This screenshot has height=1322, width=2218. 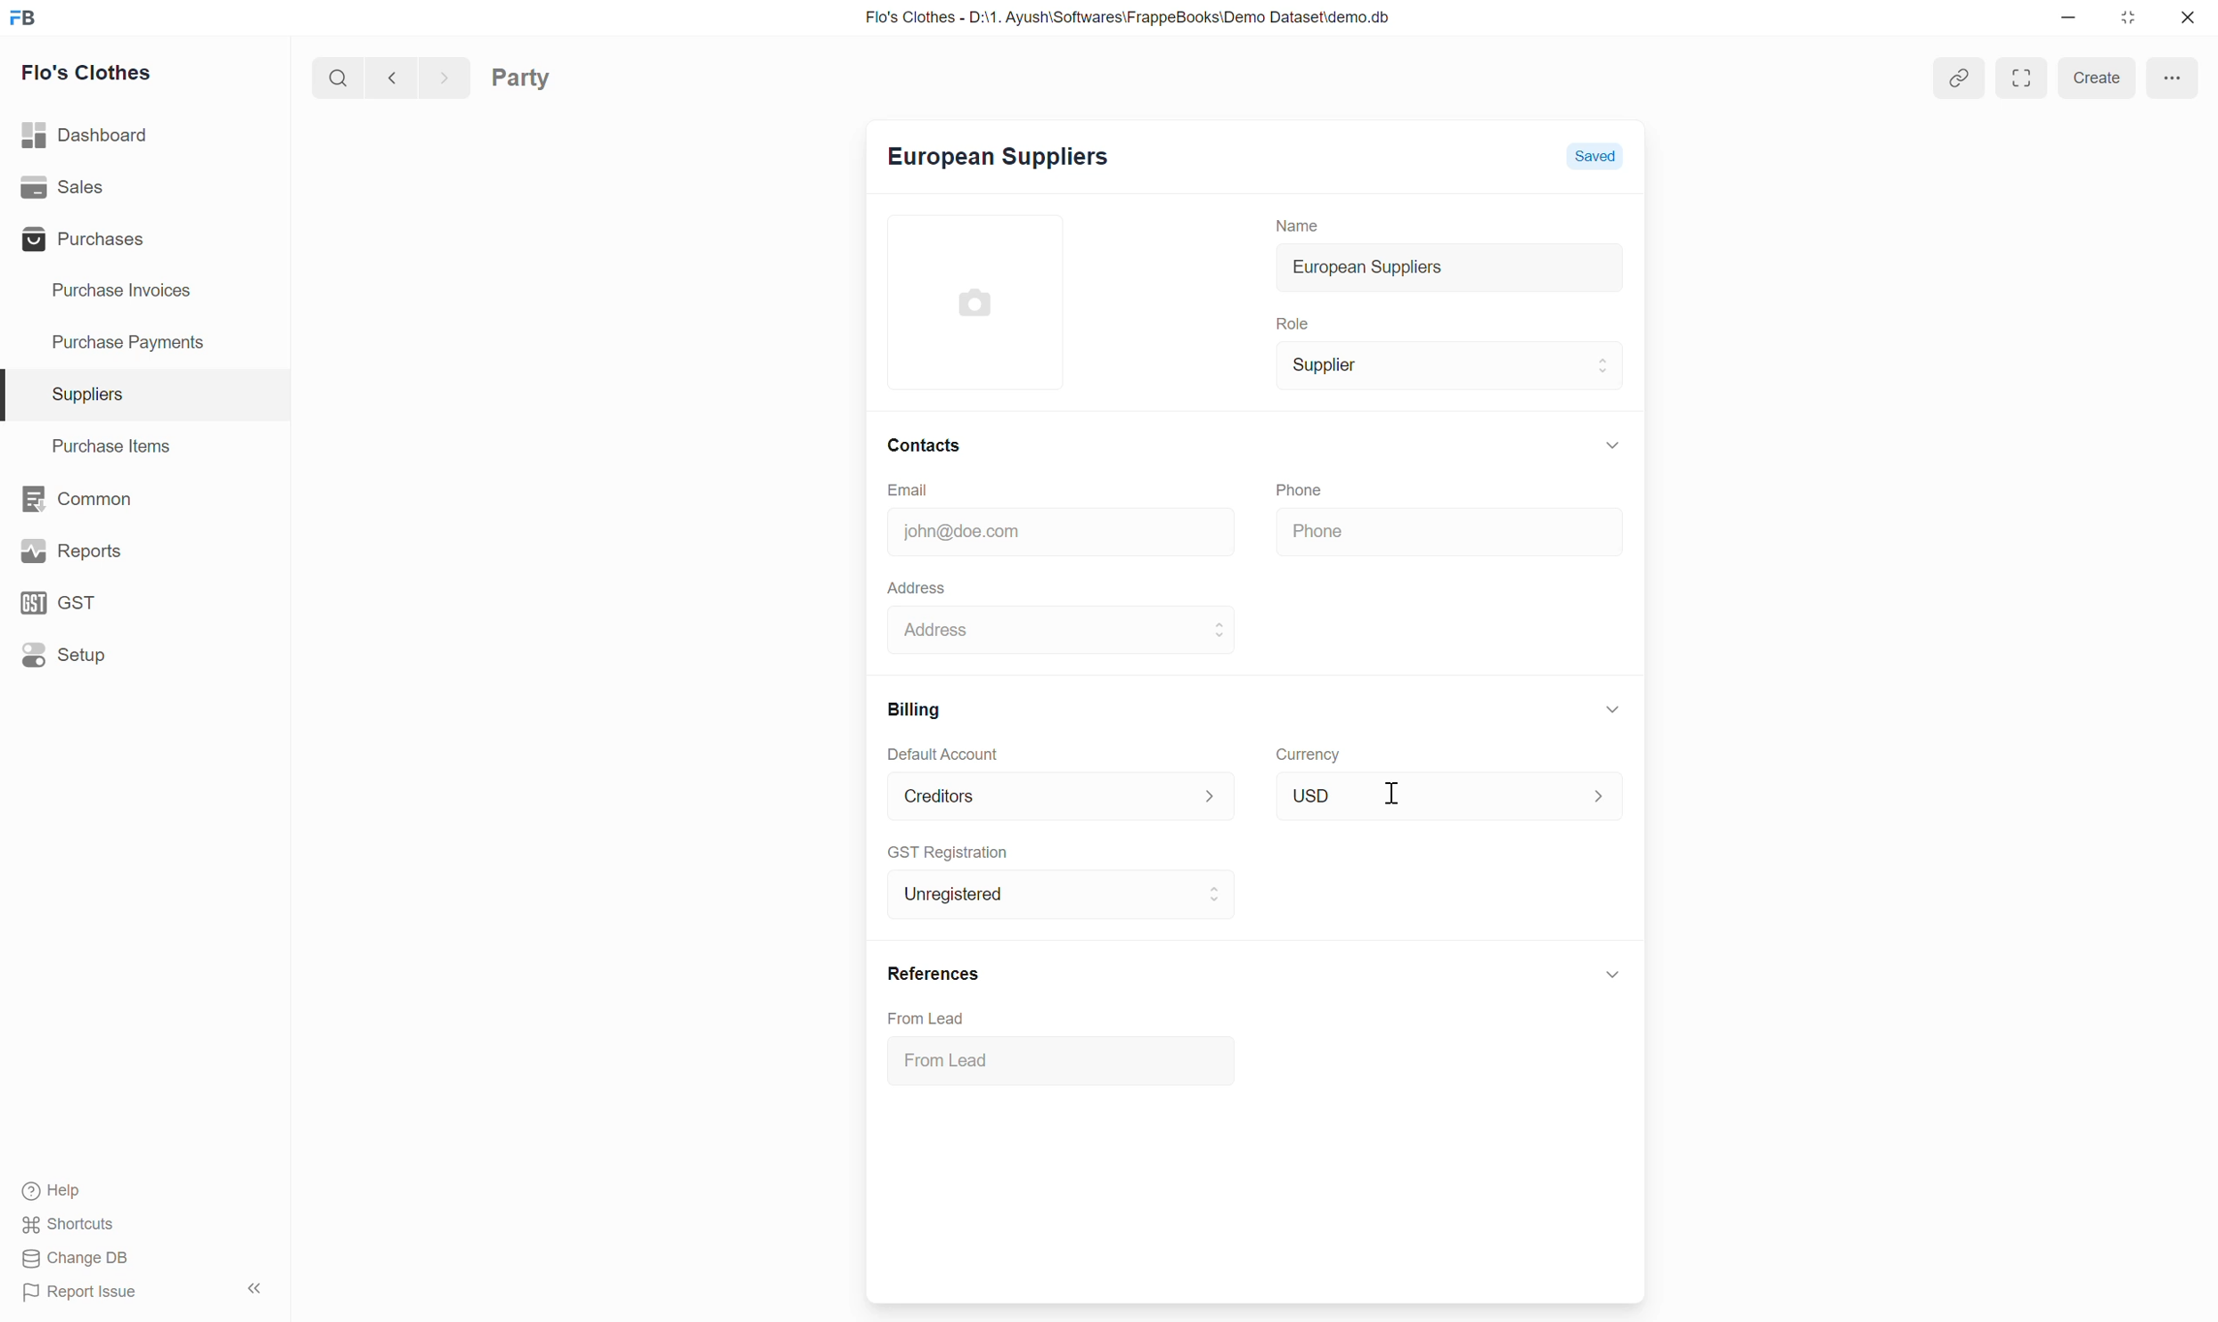 I want to click on Party, so click(x=550, y=76).